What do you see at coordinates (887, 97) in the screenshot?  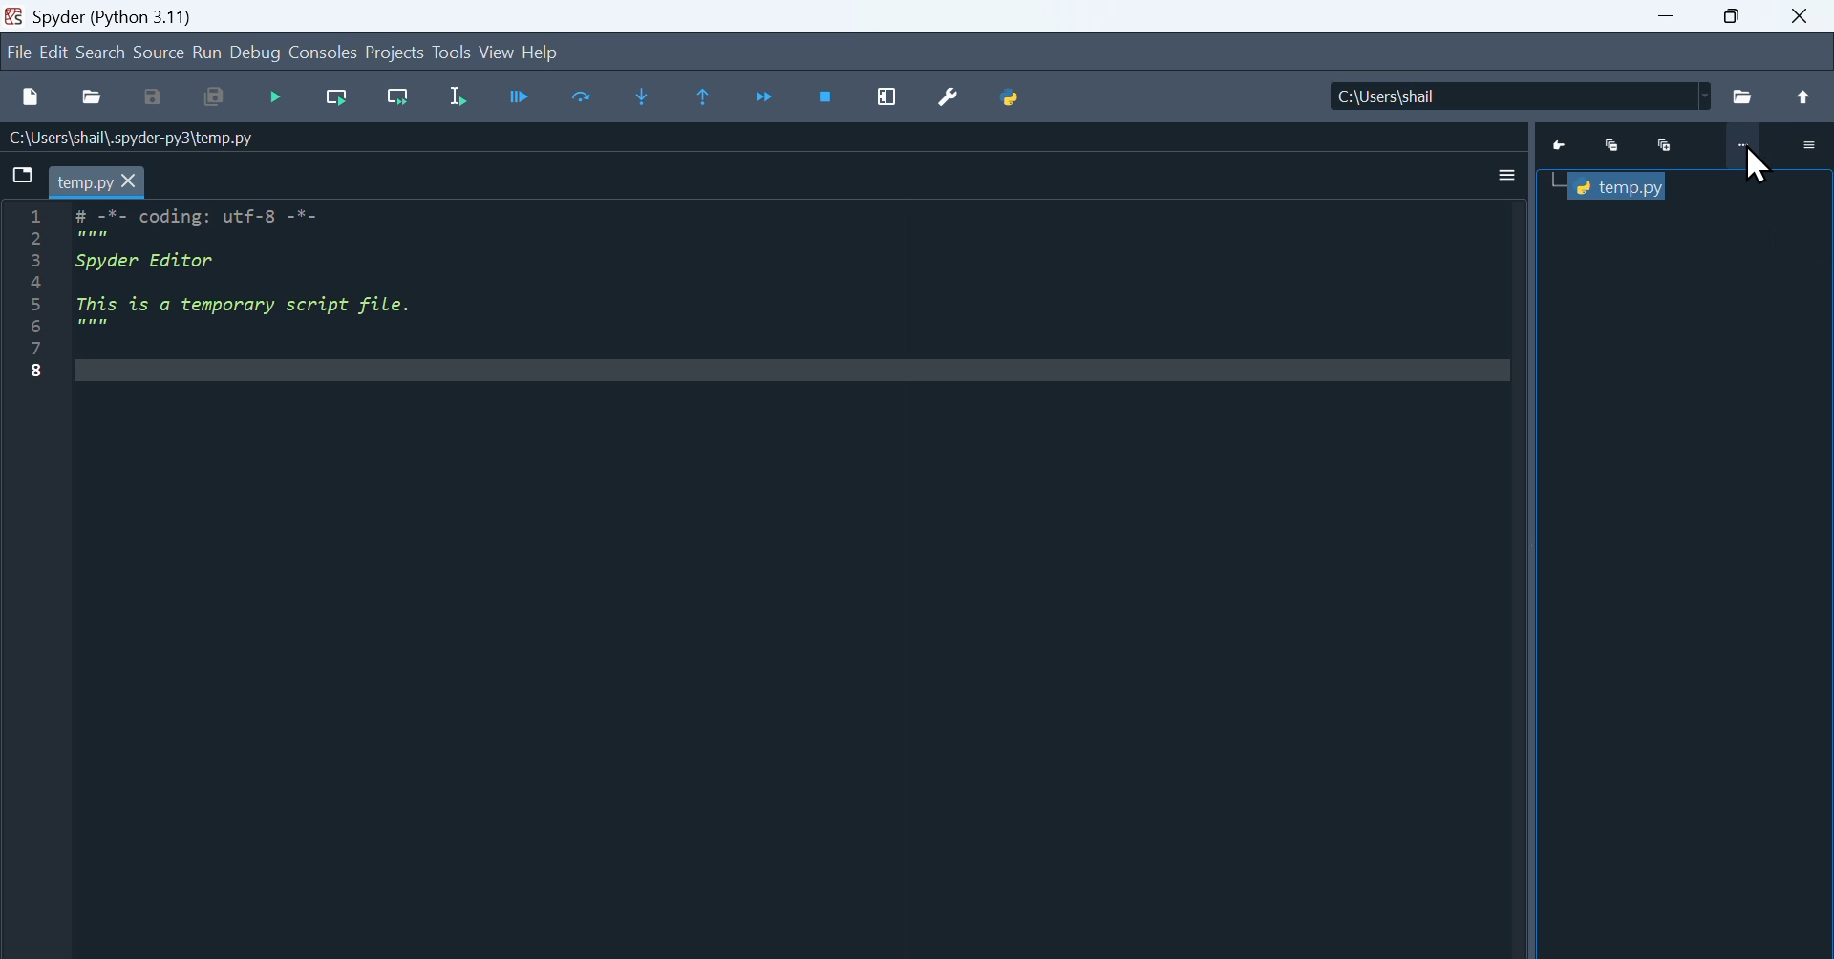 I see `Maximize current window` at bounding box center [887, 97].